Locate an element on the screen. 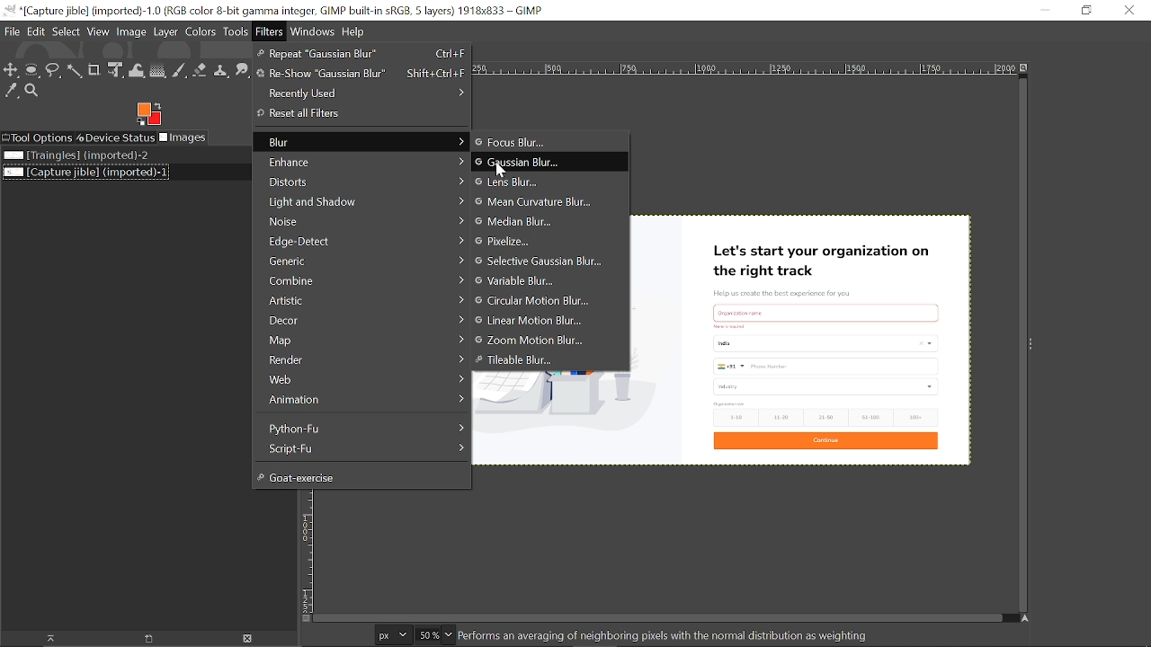  Select is located at coordinates (67, 33).